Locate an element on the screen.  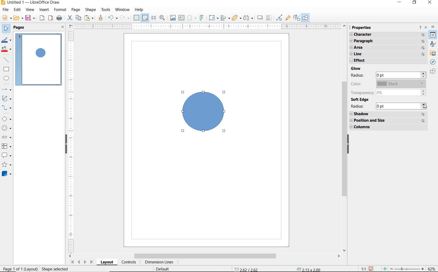
Untitled 1 — LibreOffice Draw is located at coordinates (30, 3).